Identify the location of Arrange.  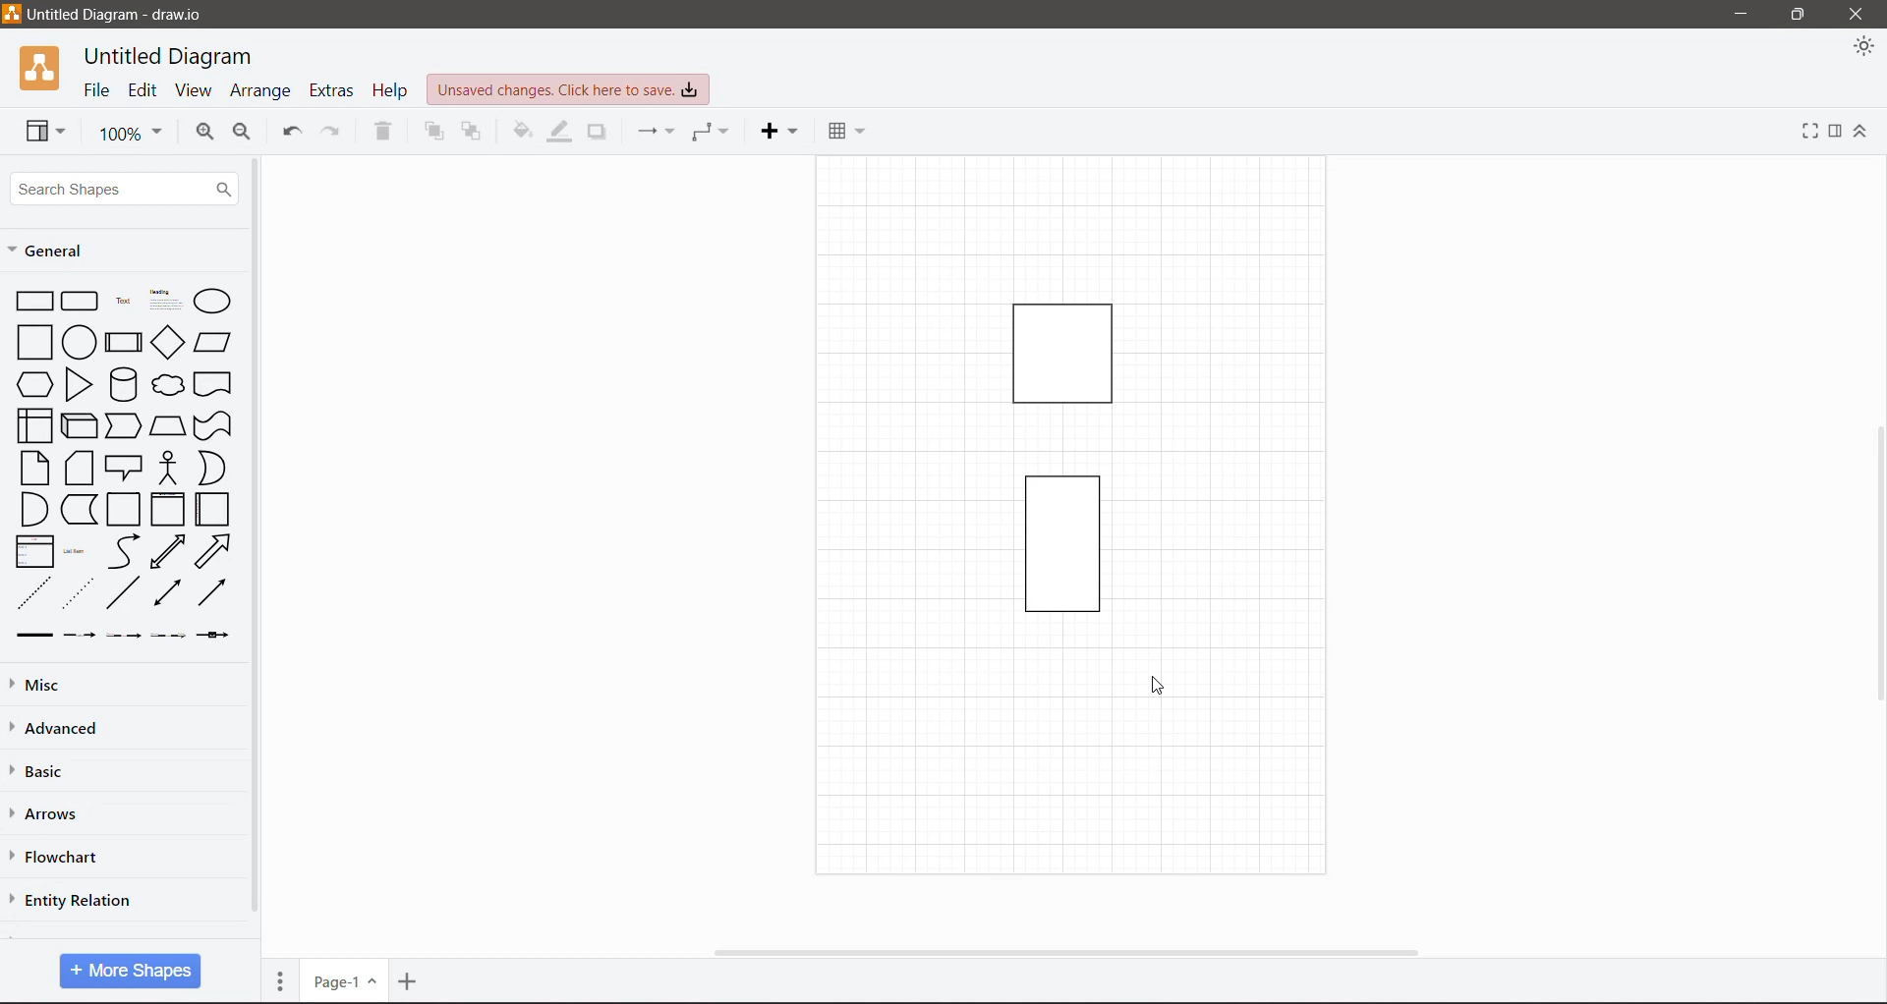
(262, 89).